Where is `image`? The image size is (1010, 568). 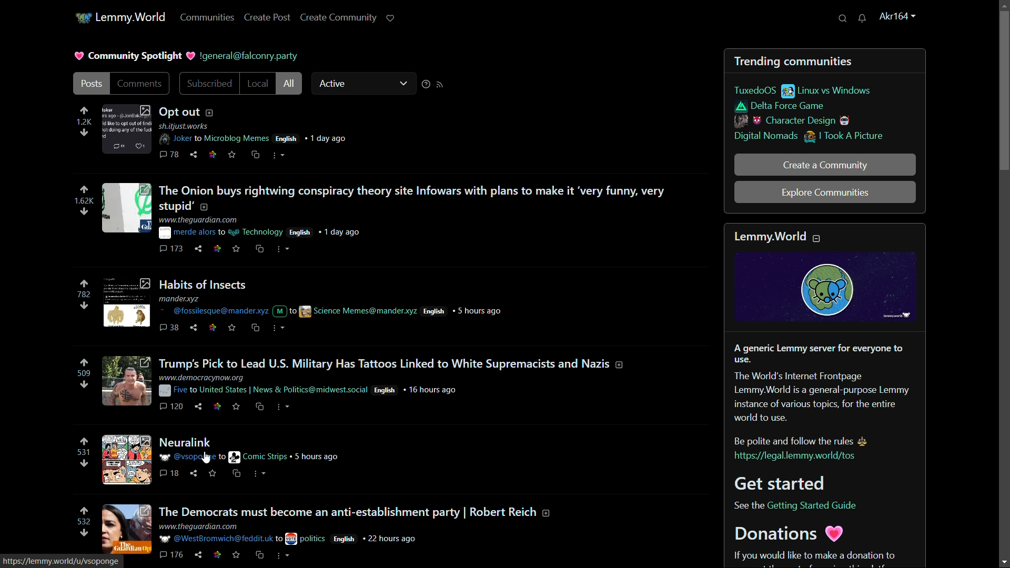 image is located at coordinates (127, 209).